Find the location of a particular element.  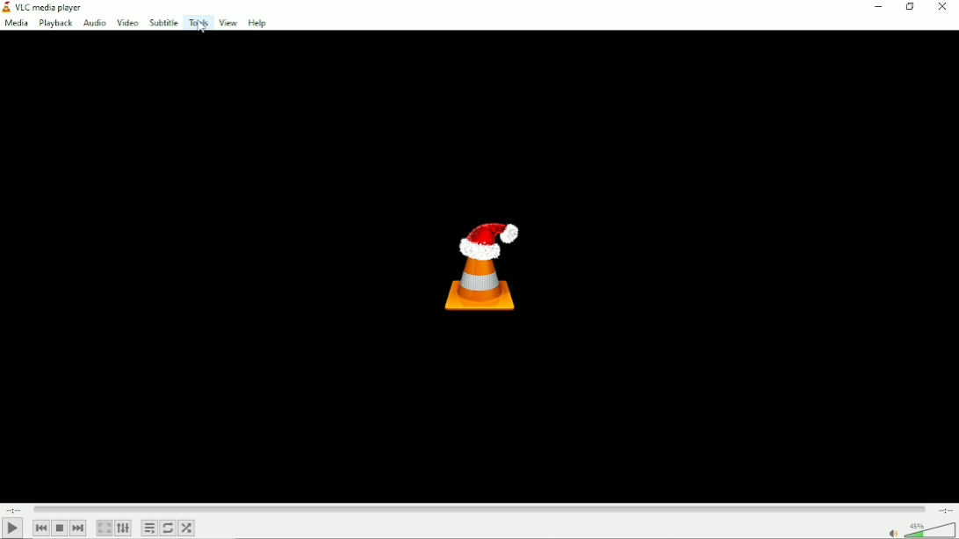

Cursor is located at coordinates (202, 29).